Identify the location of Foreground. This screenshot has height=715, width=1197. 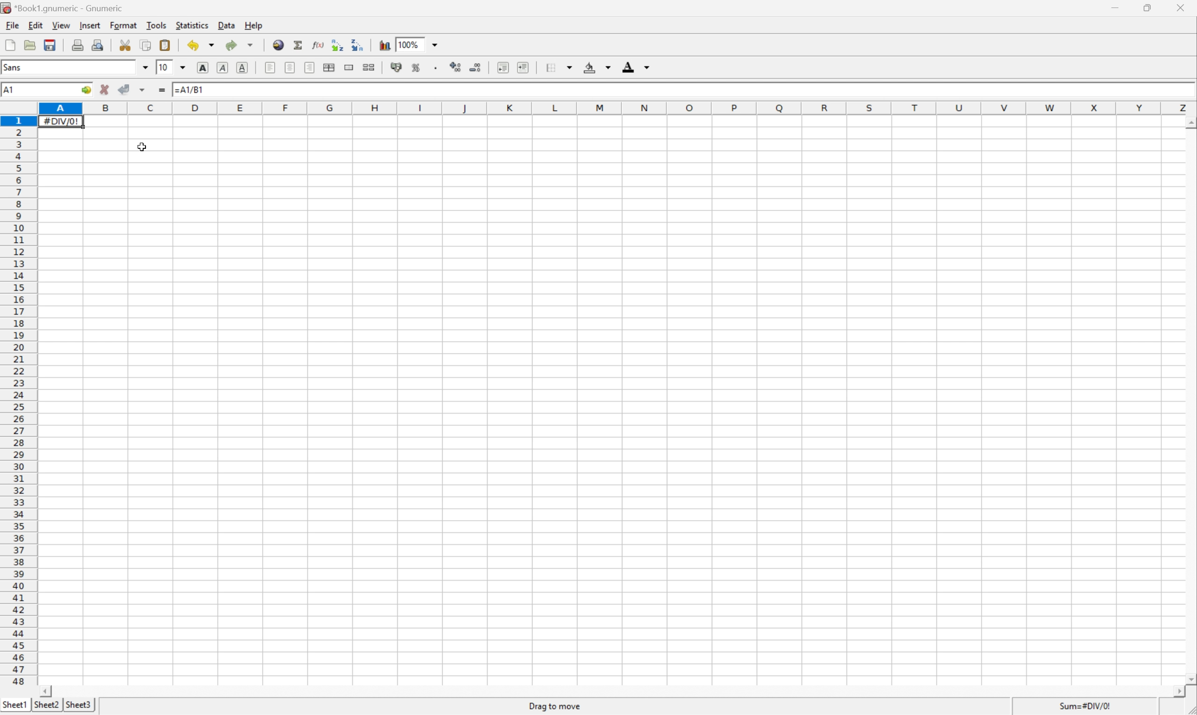
(629, 67).